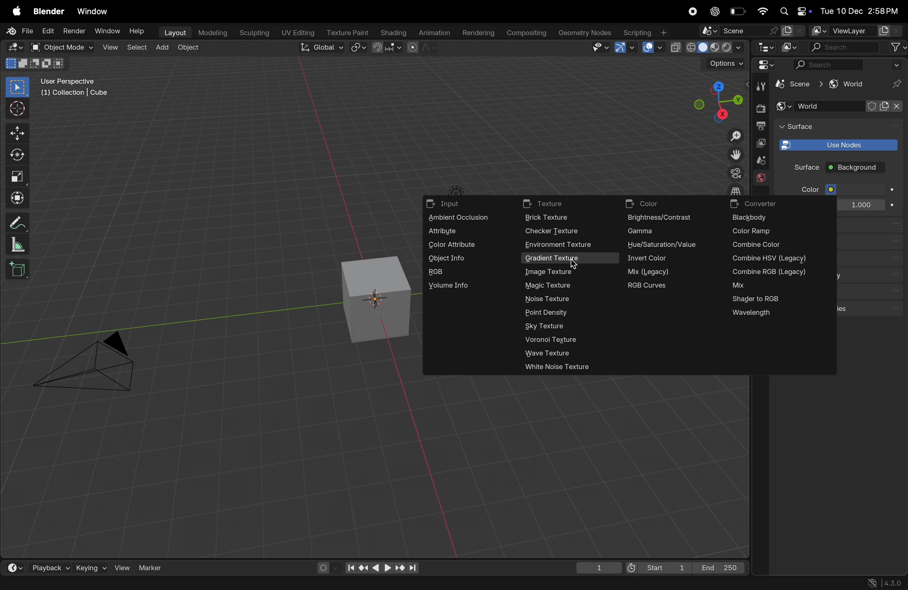  Describe the element at coordinates (656, 271) in the screenshot. I see `mix legacy` at that location.